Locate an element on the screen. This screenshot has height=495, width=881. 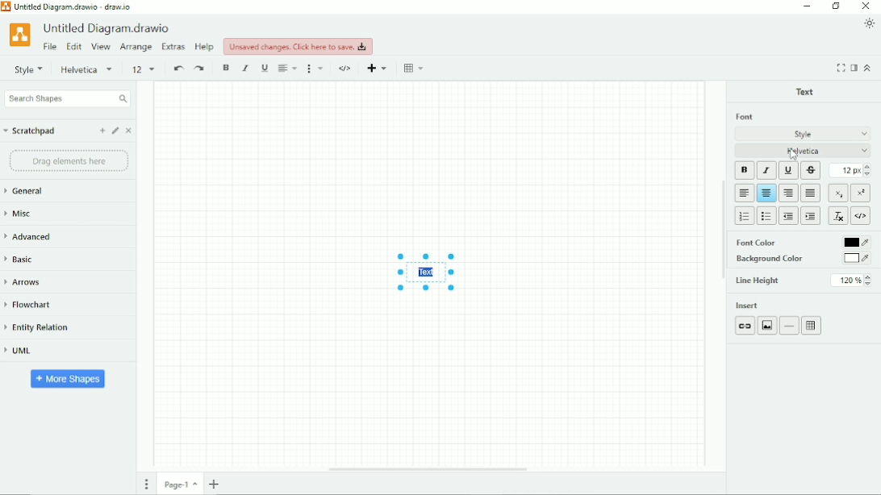
Close is located at coordinates (130, 131).